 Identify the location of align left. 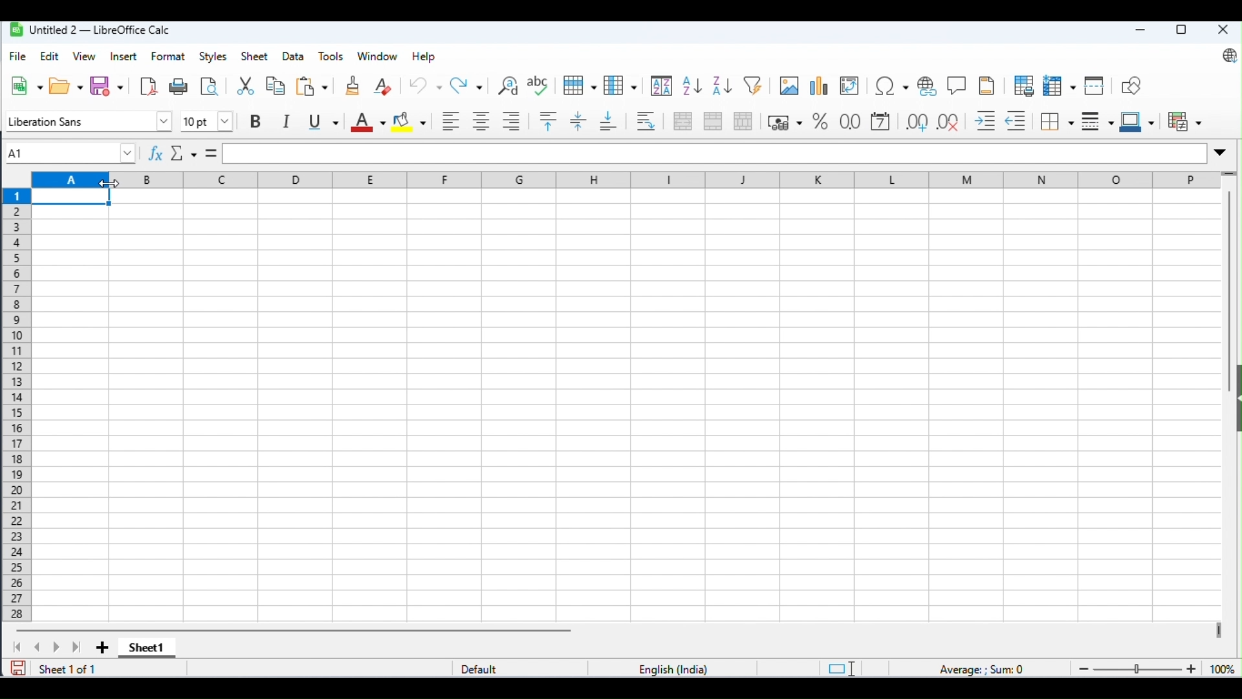
(451, 120).